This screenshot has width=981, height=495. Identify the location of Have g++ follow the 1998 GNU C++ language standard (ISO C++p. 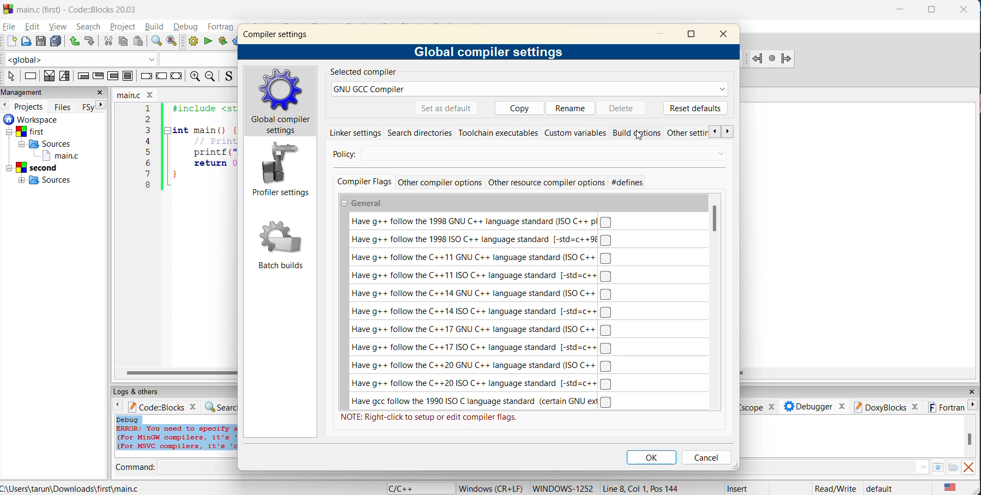
(485, 221).